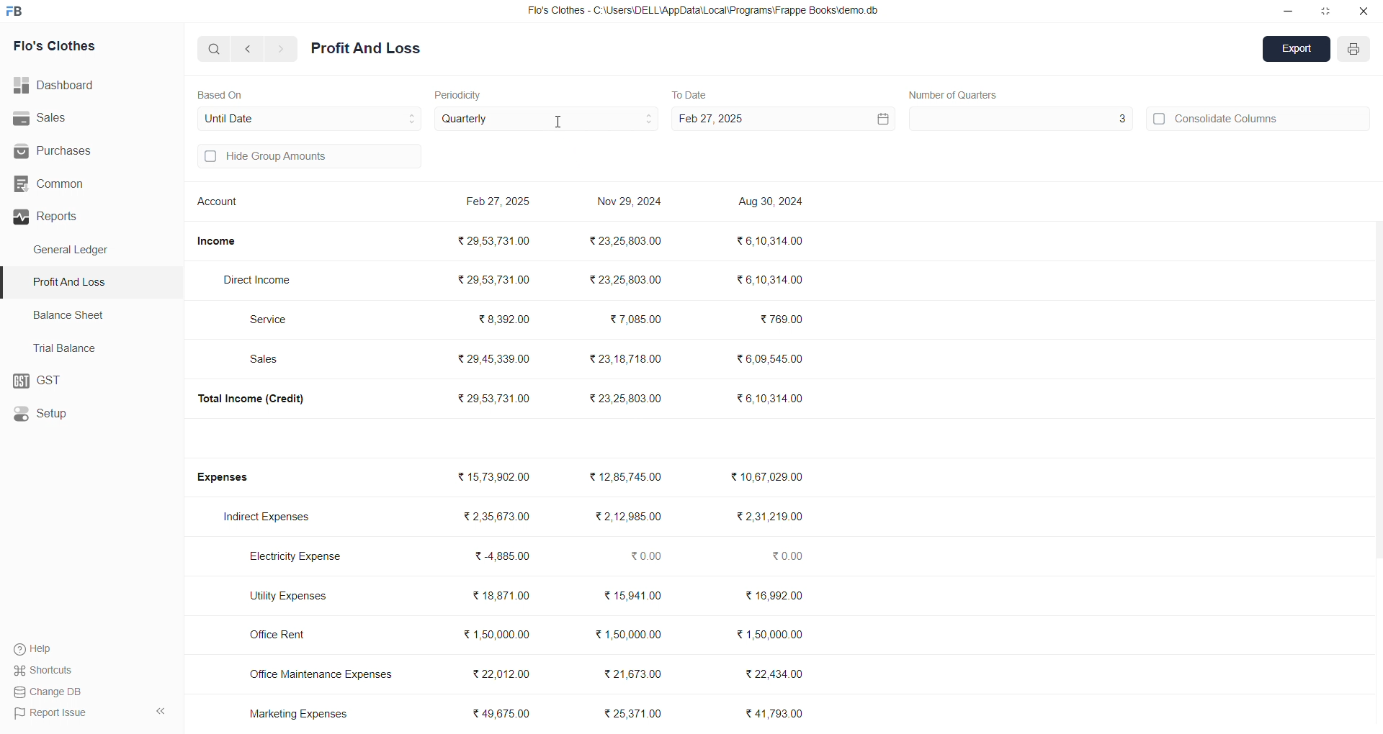  What do you see at coordinates (223, 94) in the screenshot?
I see `Based On` at bounding box center [223, 94].